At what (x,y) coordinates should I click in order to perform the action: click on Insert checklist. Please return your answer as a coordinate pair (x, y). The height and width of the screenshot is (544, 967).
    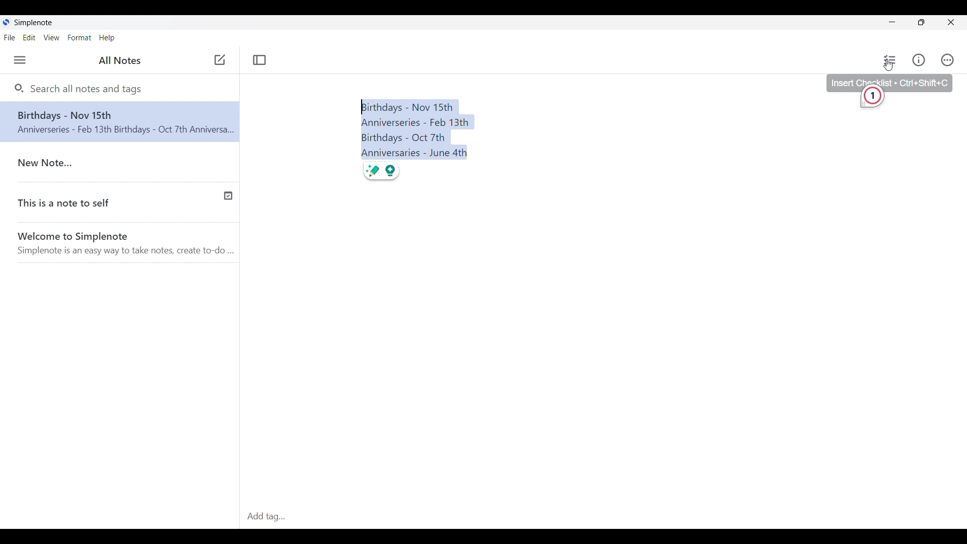
    Looking at the image, I should click on (890, 60).